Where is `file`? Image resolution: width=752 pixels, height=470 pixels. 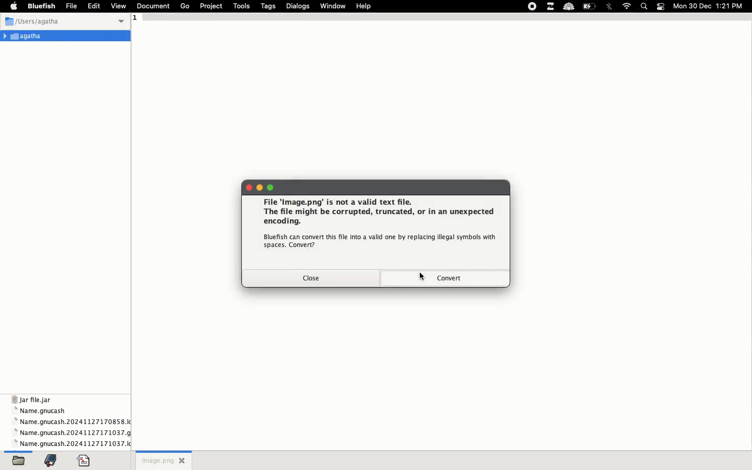
file is located at coordinates (72, 7).